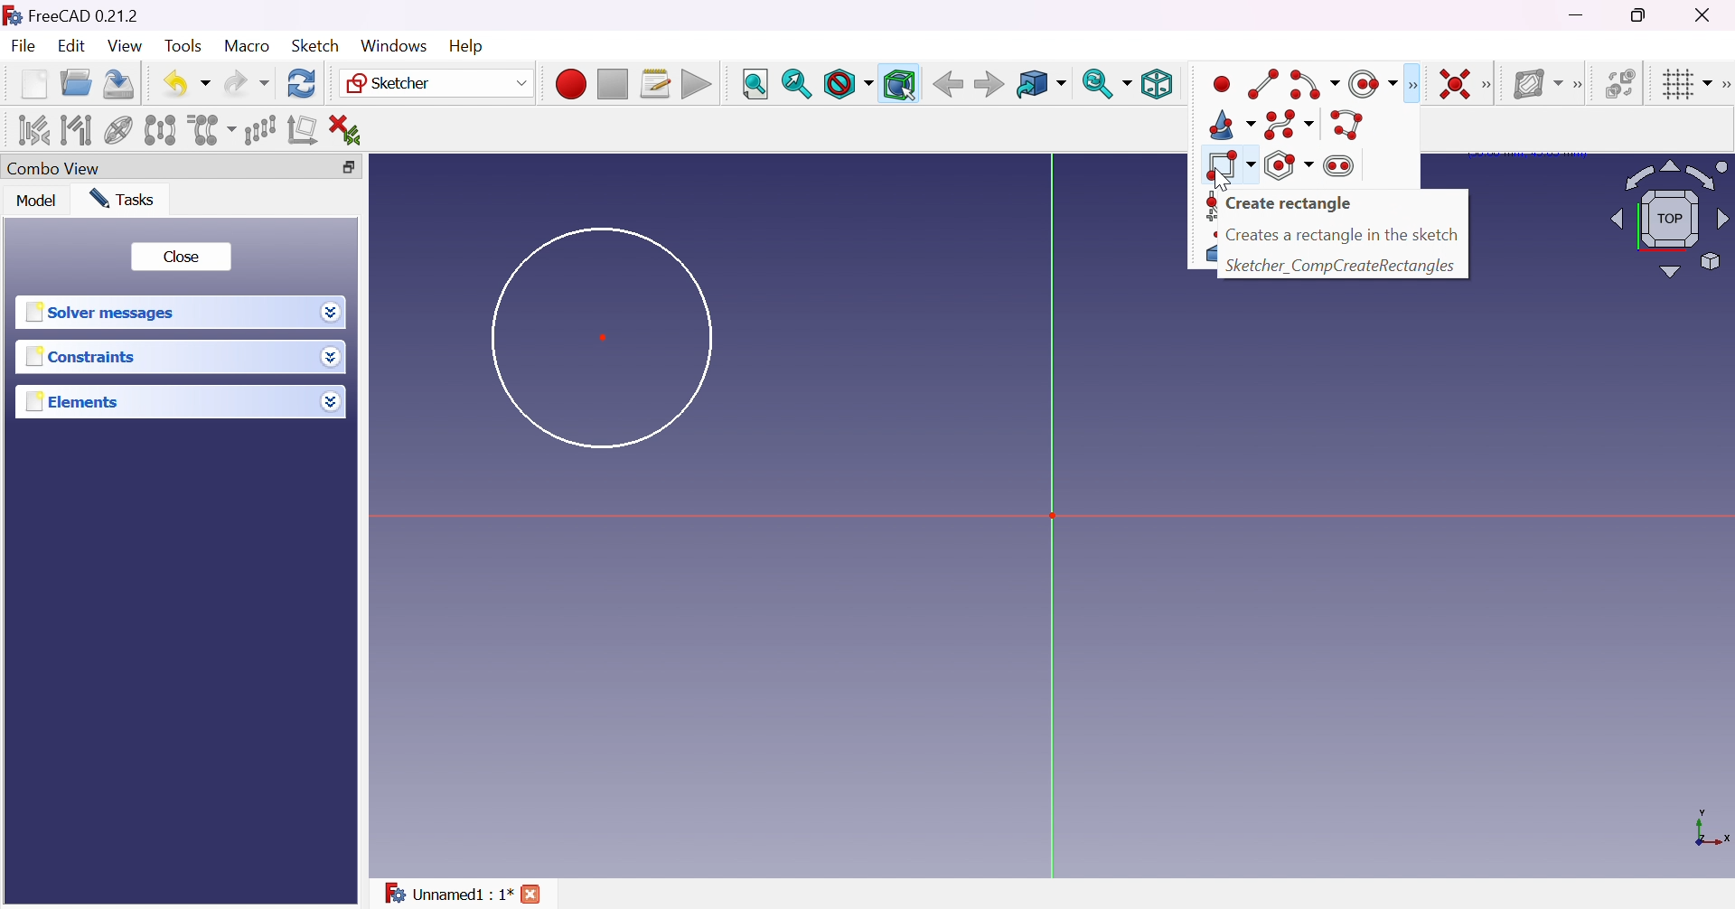  Describe the element at coordinates (1684, 83) in the screenshot. I see `Toggle grid` at that location.